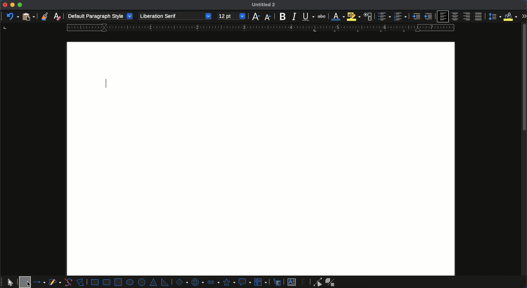 This screenshot has height=288, width=527. I want to click on square, so click(118, 281).